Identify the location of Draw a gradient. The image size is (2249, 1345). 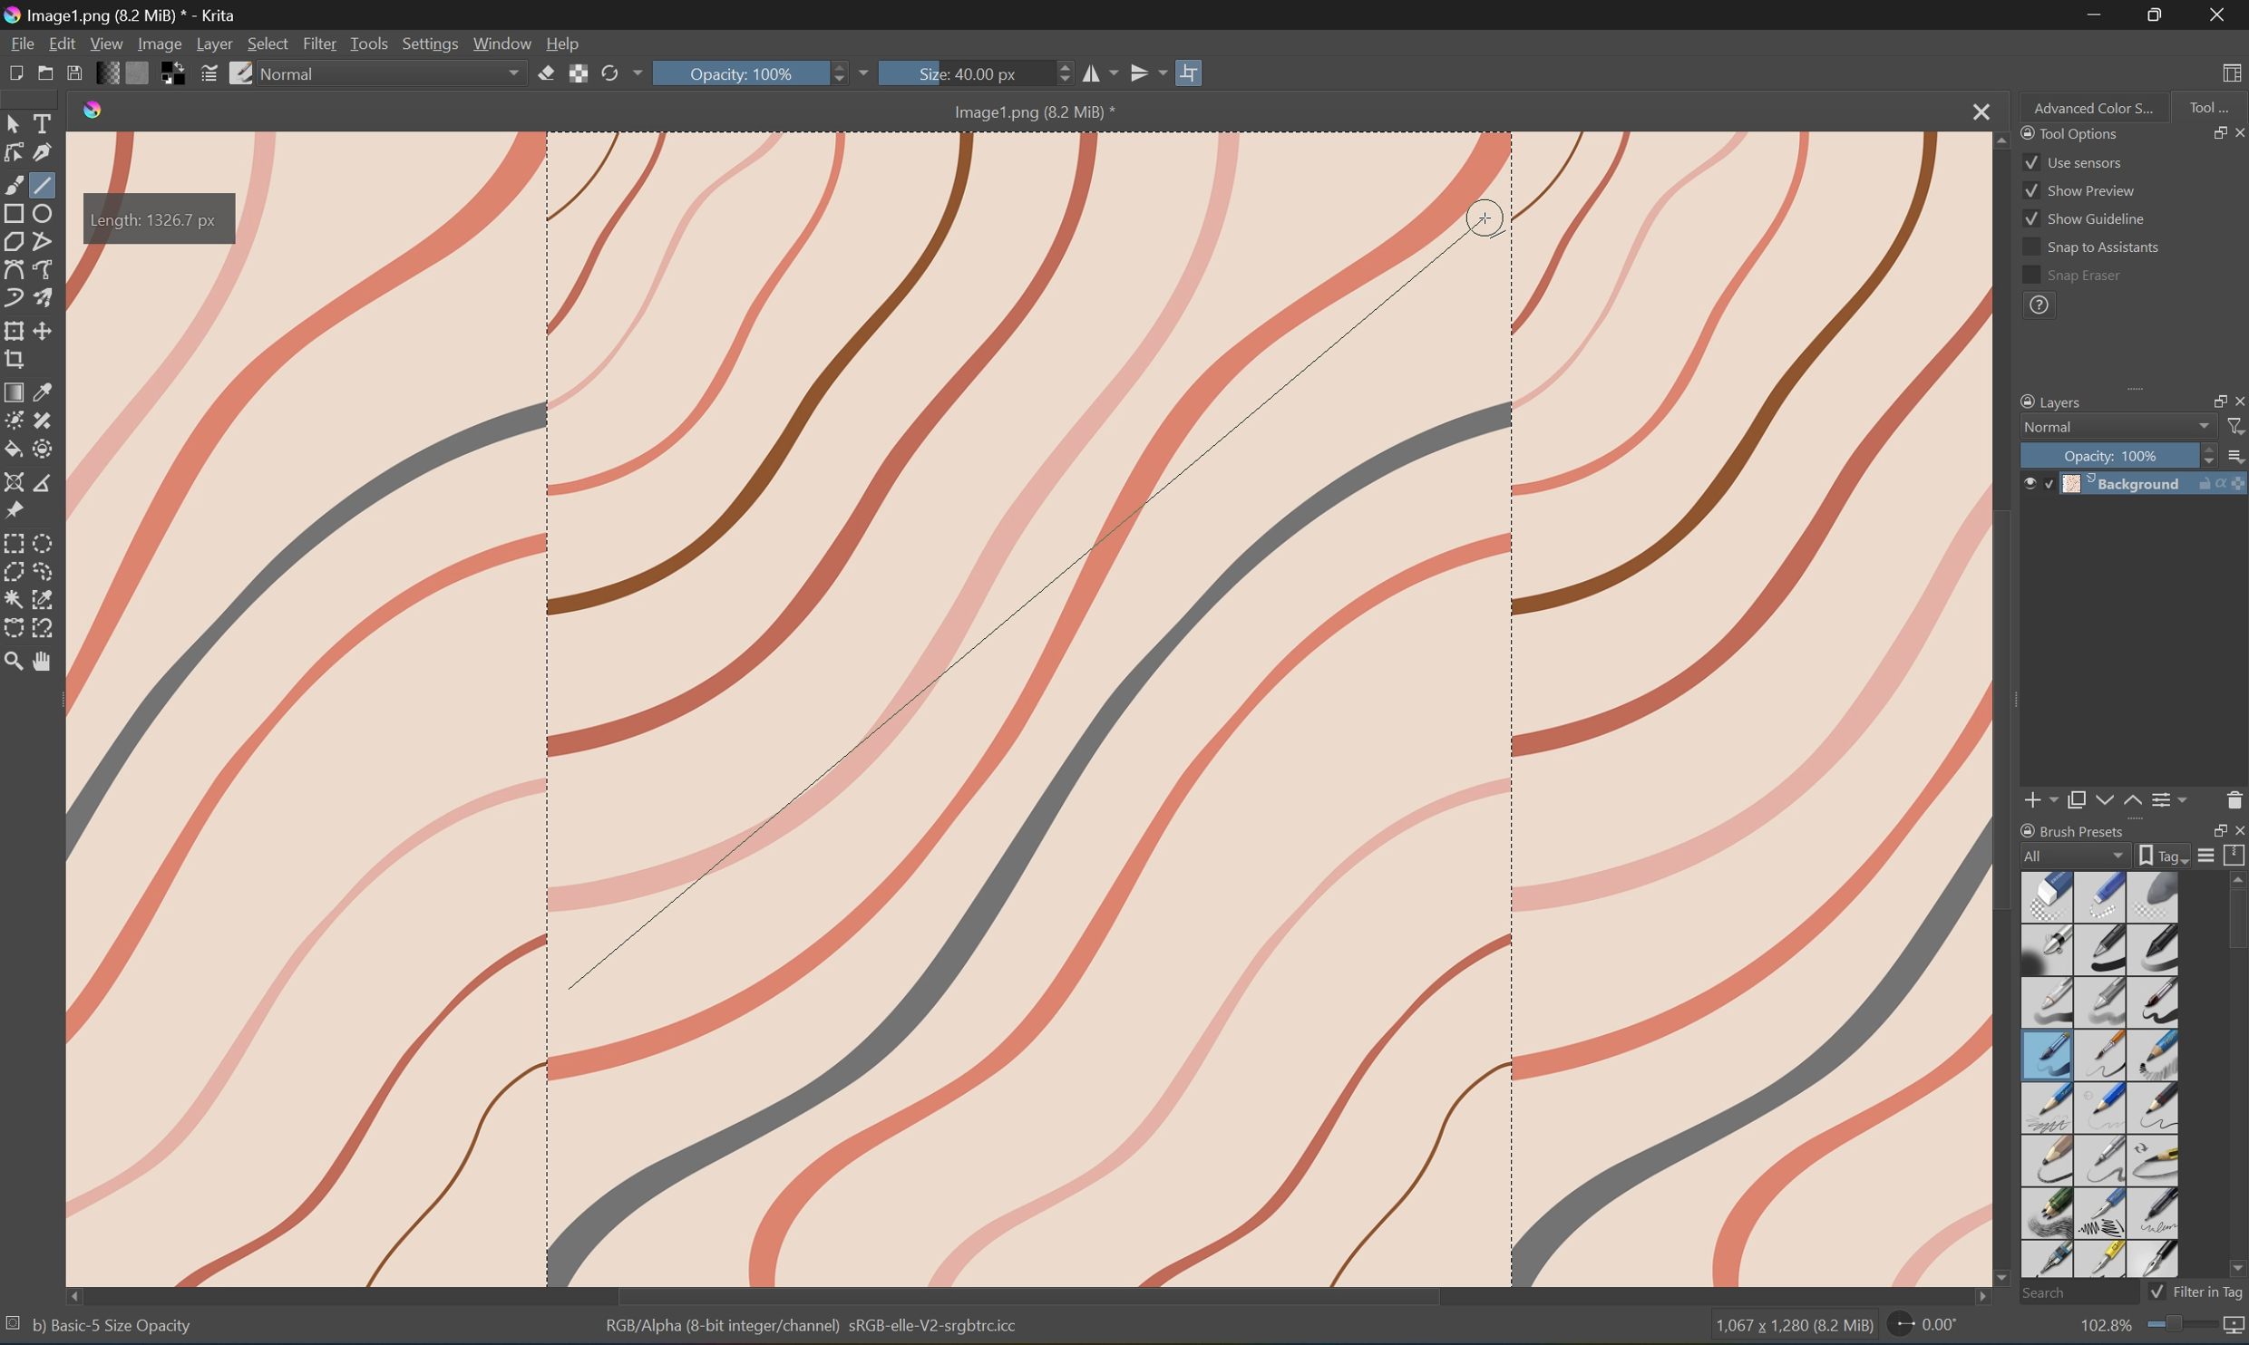
(15, 391).